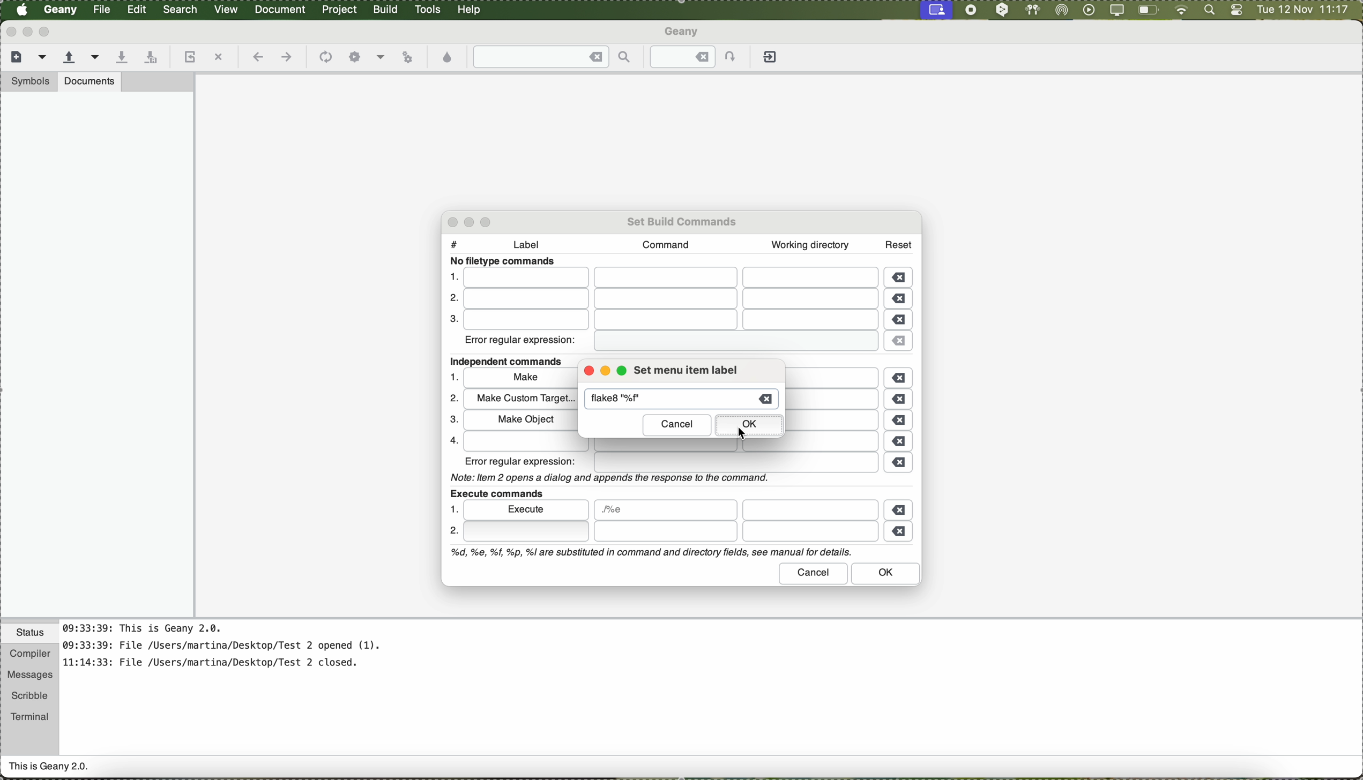 The width and height of the screenshot is (1363, 780). What do you see at coordinates (455, 377) in the screenshot?
I see `1` at bounding box center [455, 377].